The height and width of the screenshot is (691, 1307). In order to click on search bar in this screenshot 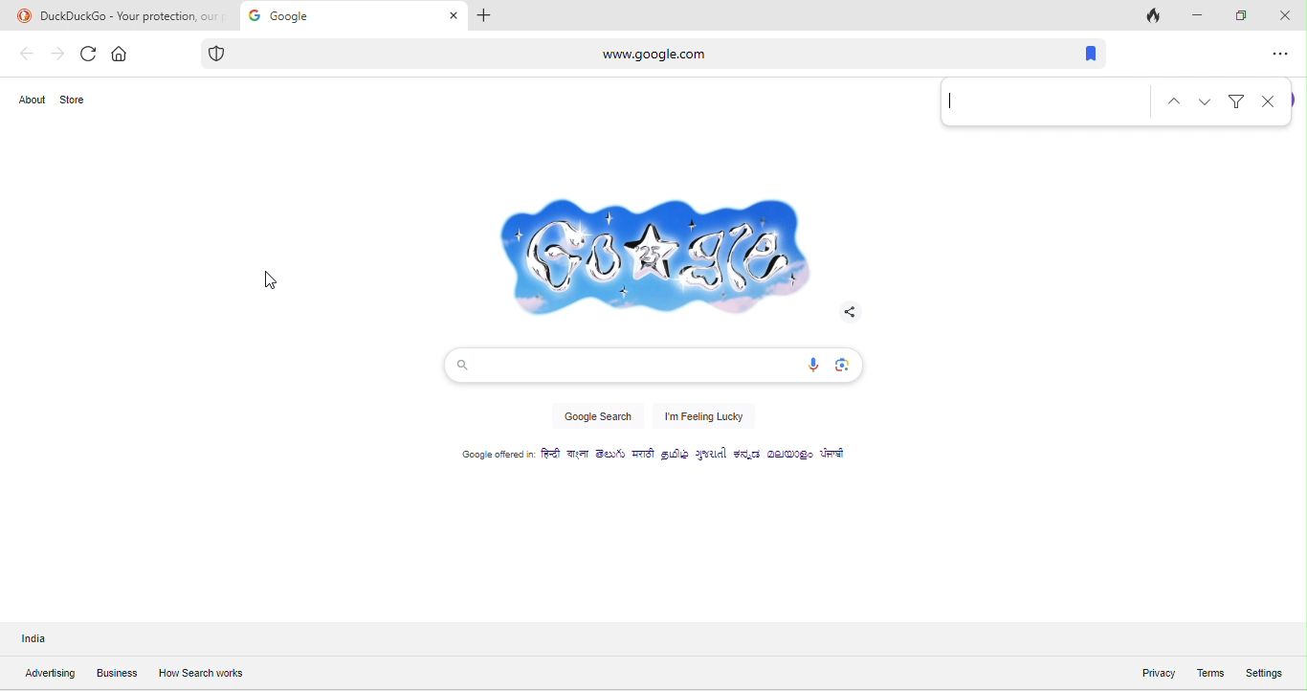, I will do `click(651, 365)`.